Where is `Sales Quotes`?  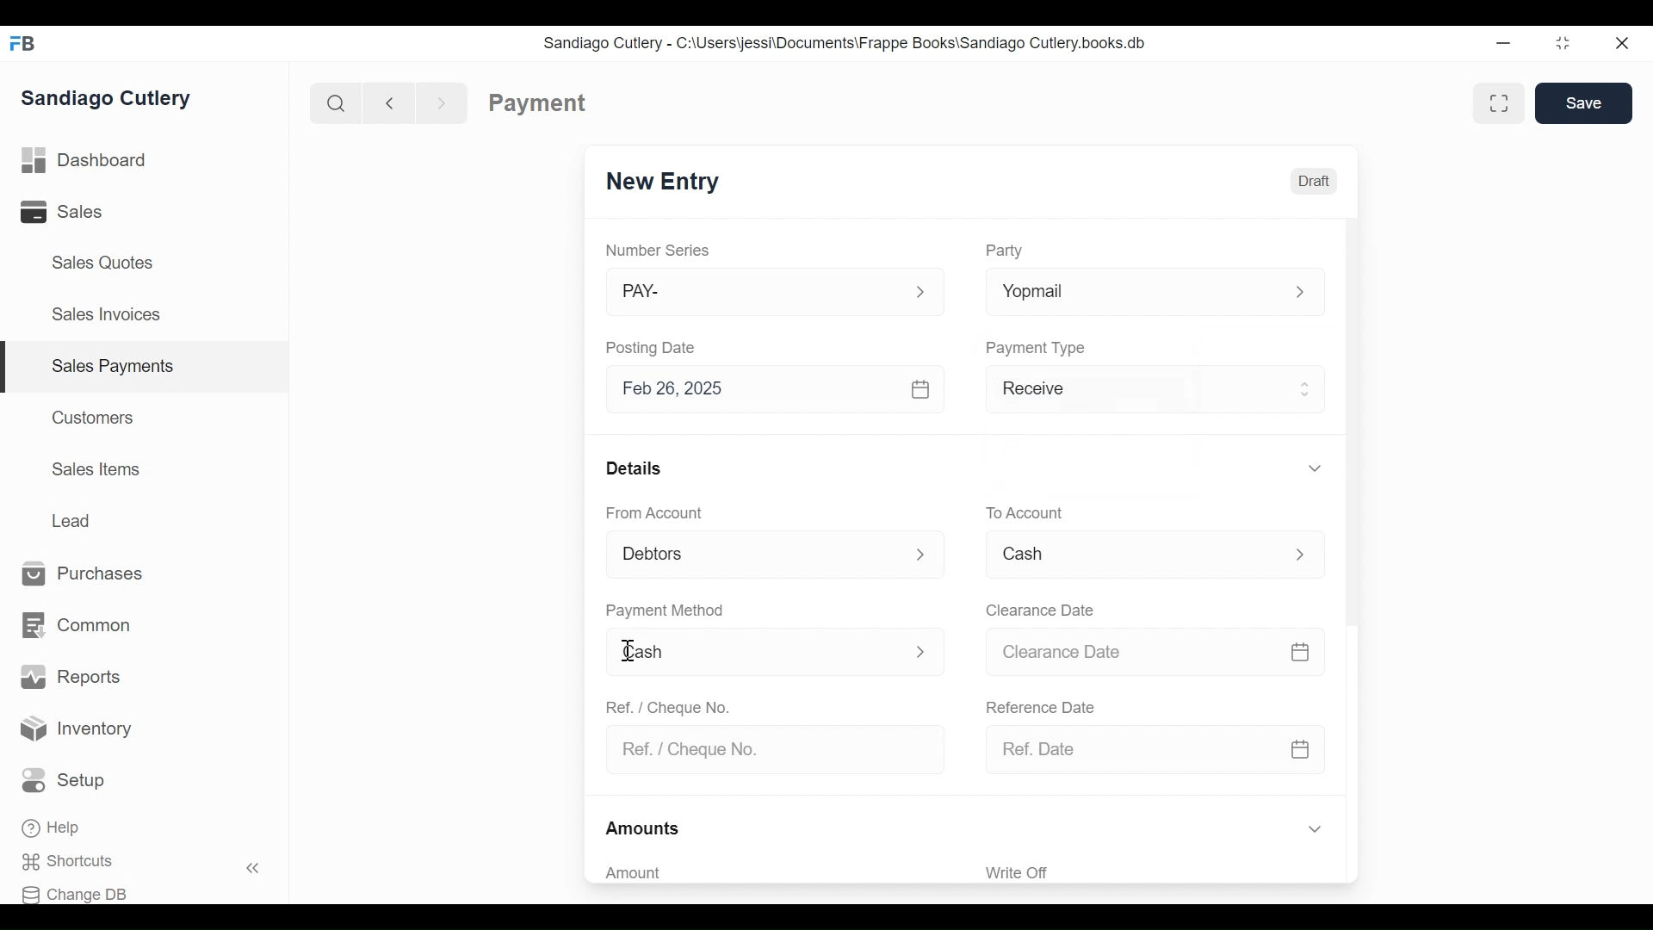
Sales Quotes is located at coordinates (101, 263).